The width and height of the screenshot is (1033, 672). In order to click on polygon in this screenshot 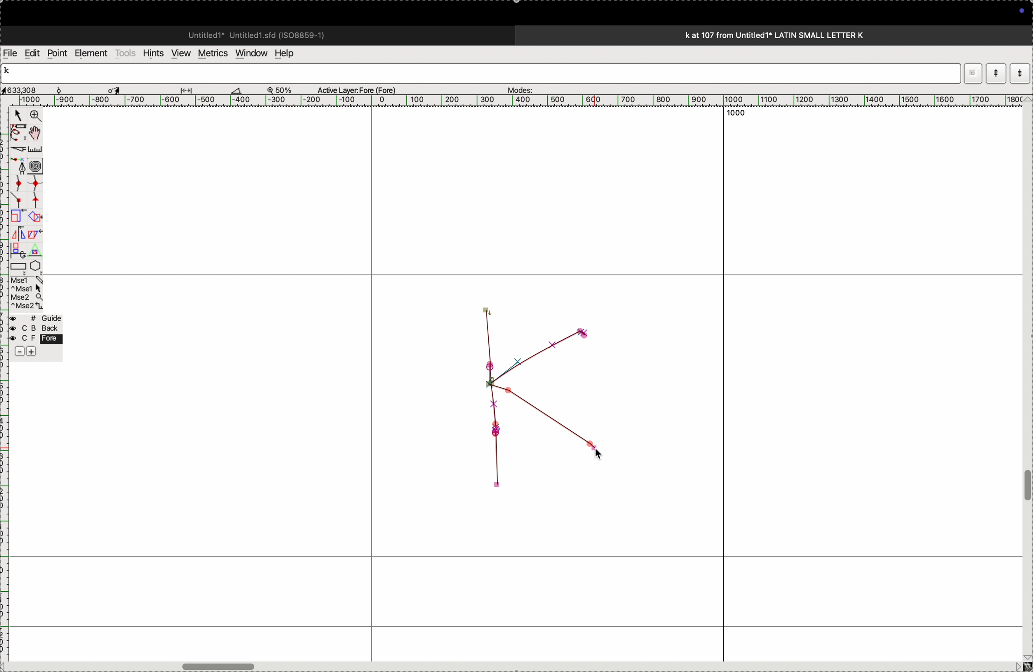, I will do `click(35, 266)`.